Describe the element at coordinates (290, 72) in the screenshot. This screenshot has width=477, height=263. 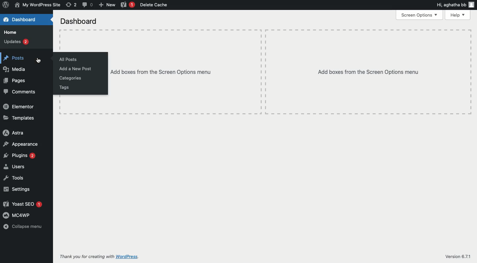
I see `Add boxes from the screen options menu` at that location.